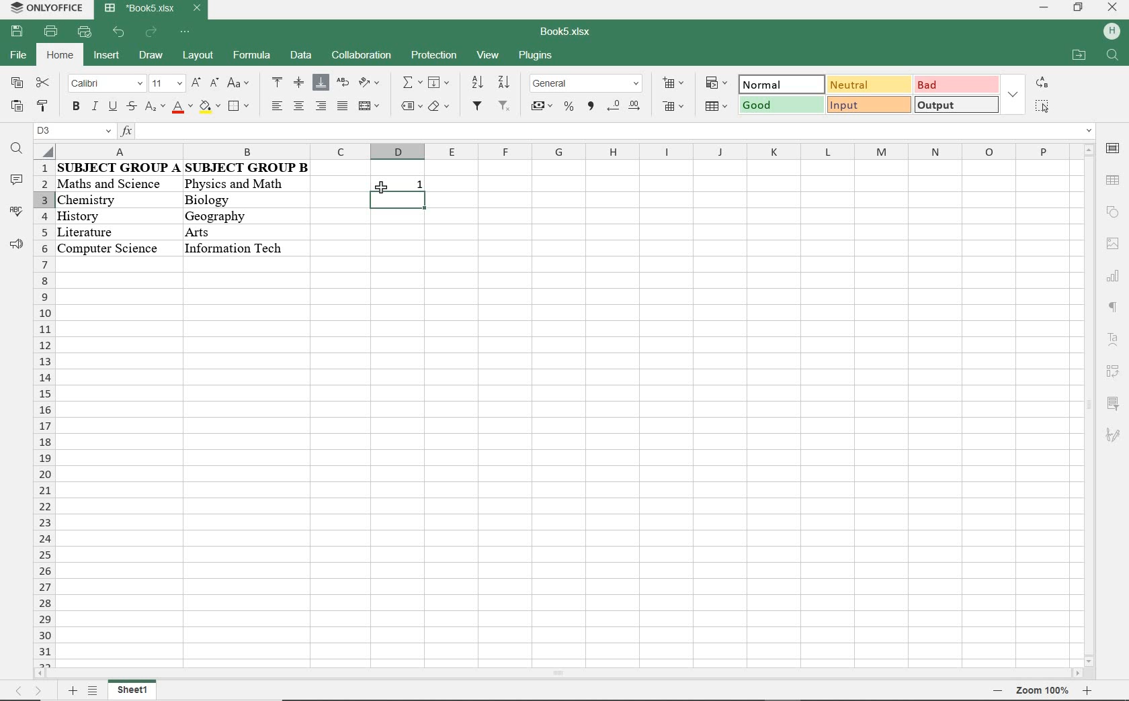  Describe the element at coordinates (320, 106) in the screenshot. I see `align right` at that location.